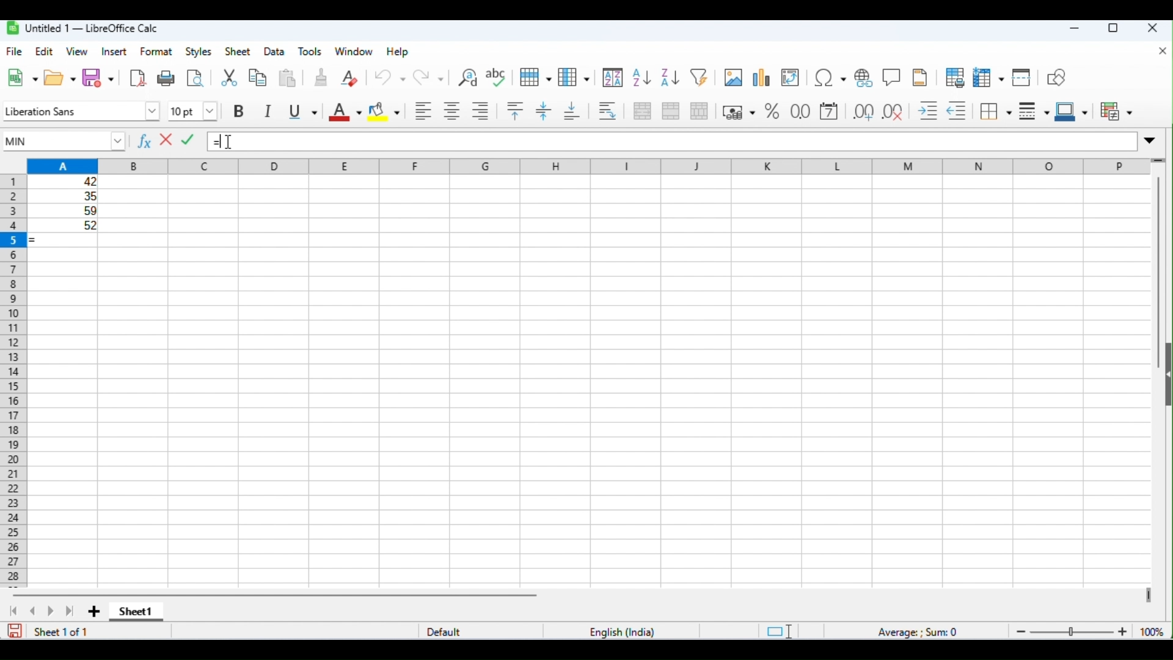 The width and height of the screenshot is (1173, 660). I want to click on format, so click(156, 51).